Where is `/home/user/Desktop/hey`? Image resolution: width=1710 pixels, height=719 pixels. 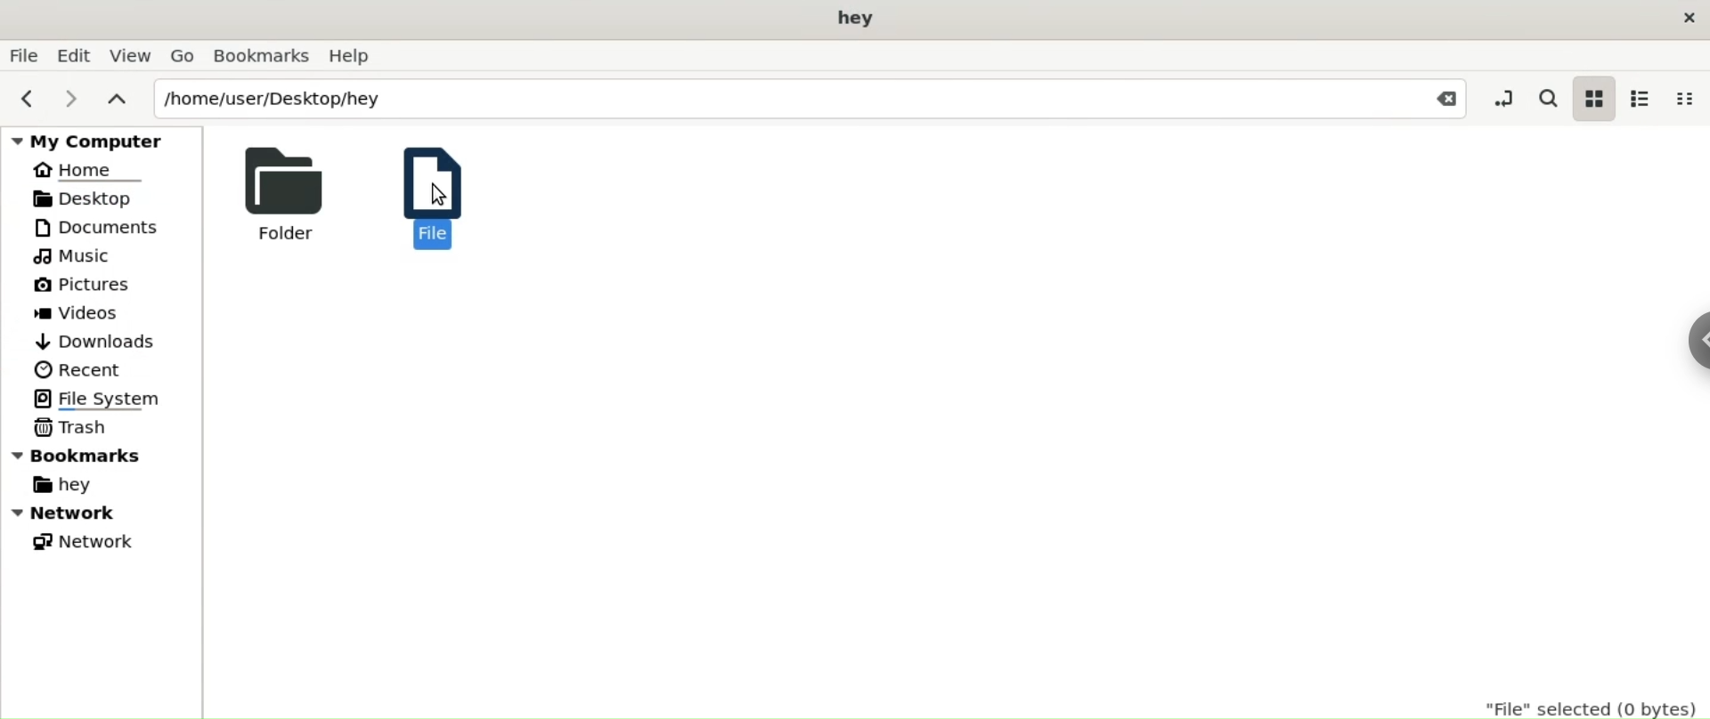 /home/user/Desktop/hey is located at coordinates (768, 100).